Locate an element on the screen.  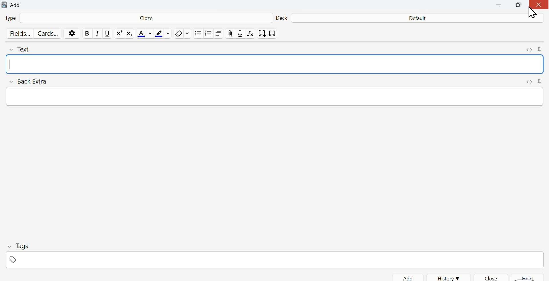
Pin is located at coordinates (540, 82).